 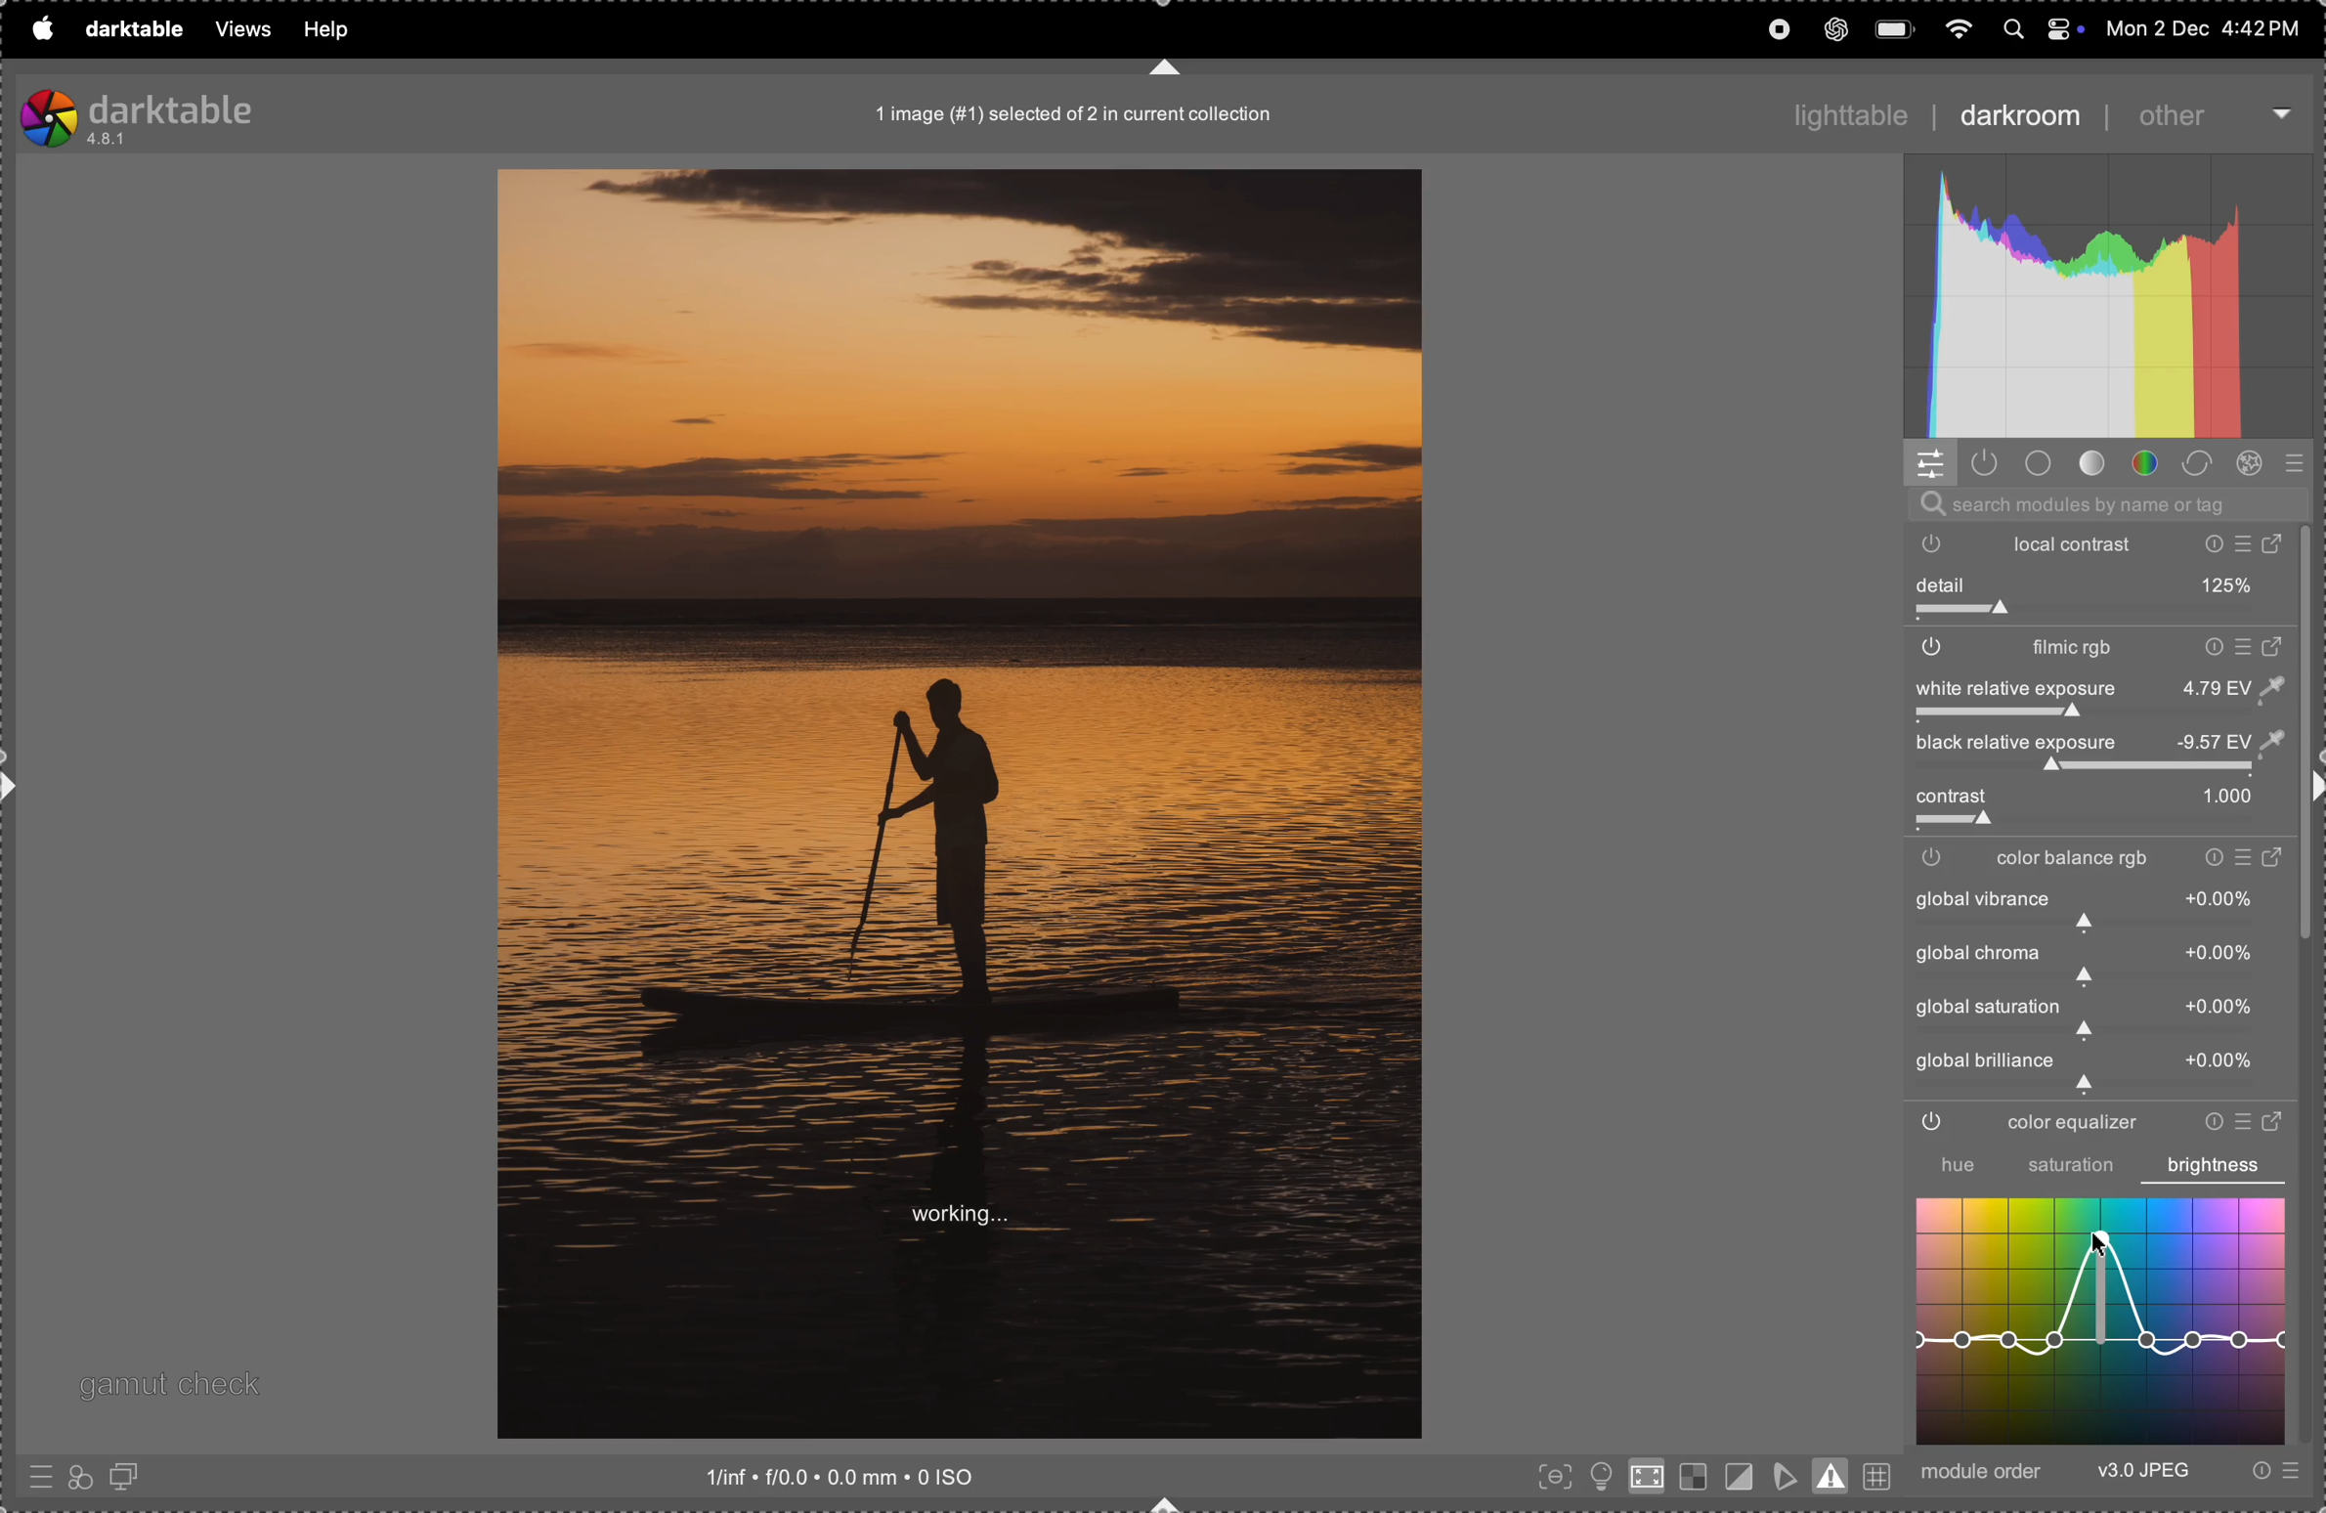 I want to click on v3 jpeg, so click(x=2143, y=1473).